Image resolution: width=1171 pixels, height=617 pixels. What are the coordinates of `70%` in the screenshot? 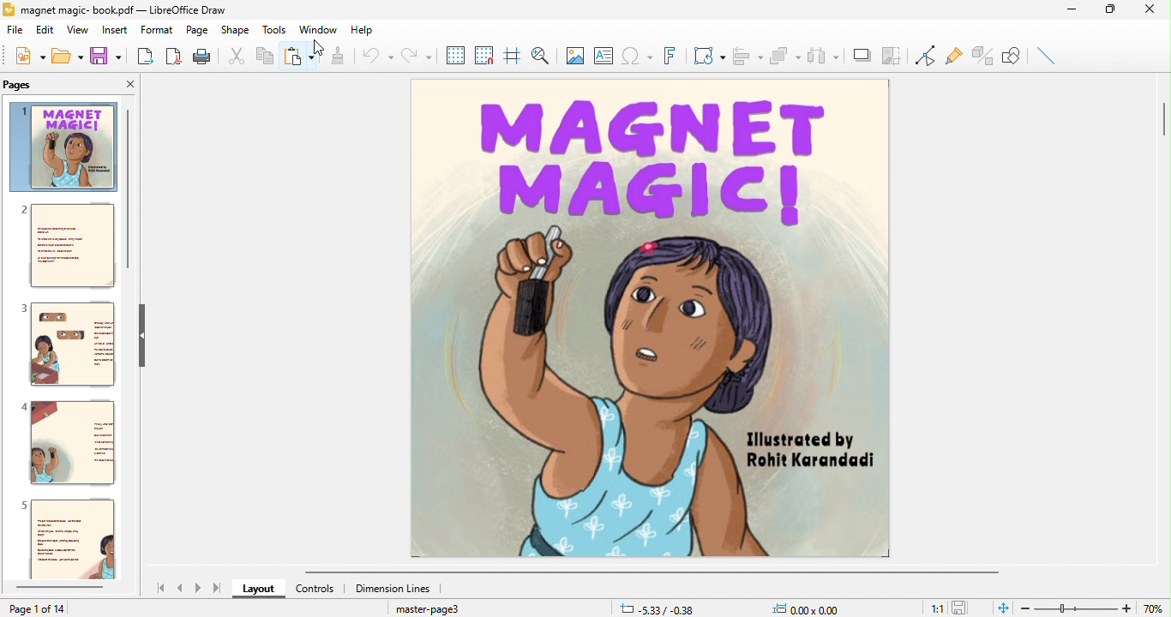 It's located at (1157, 606).